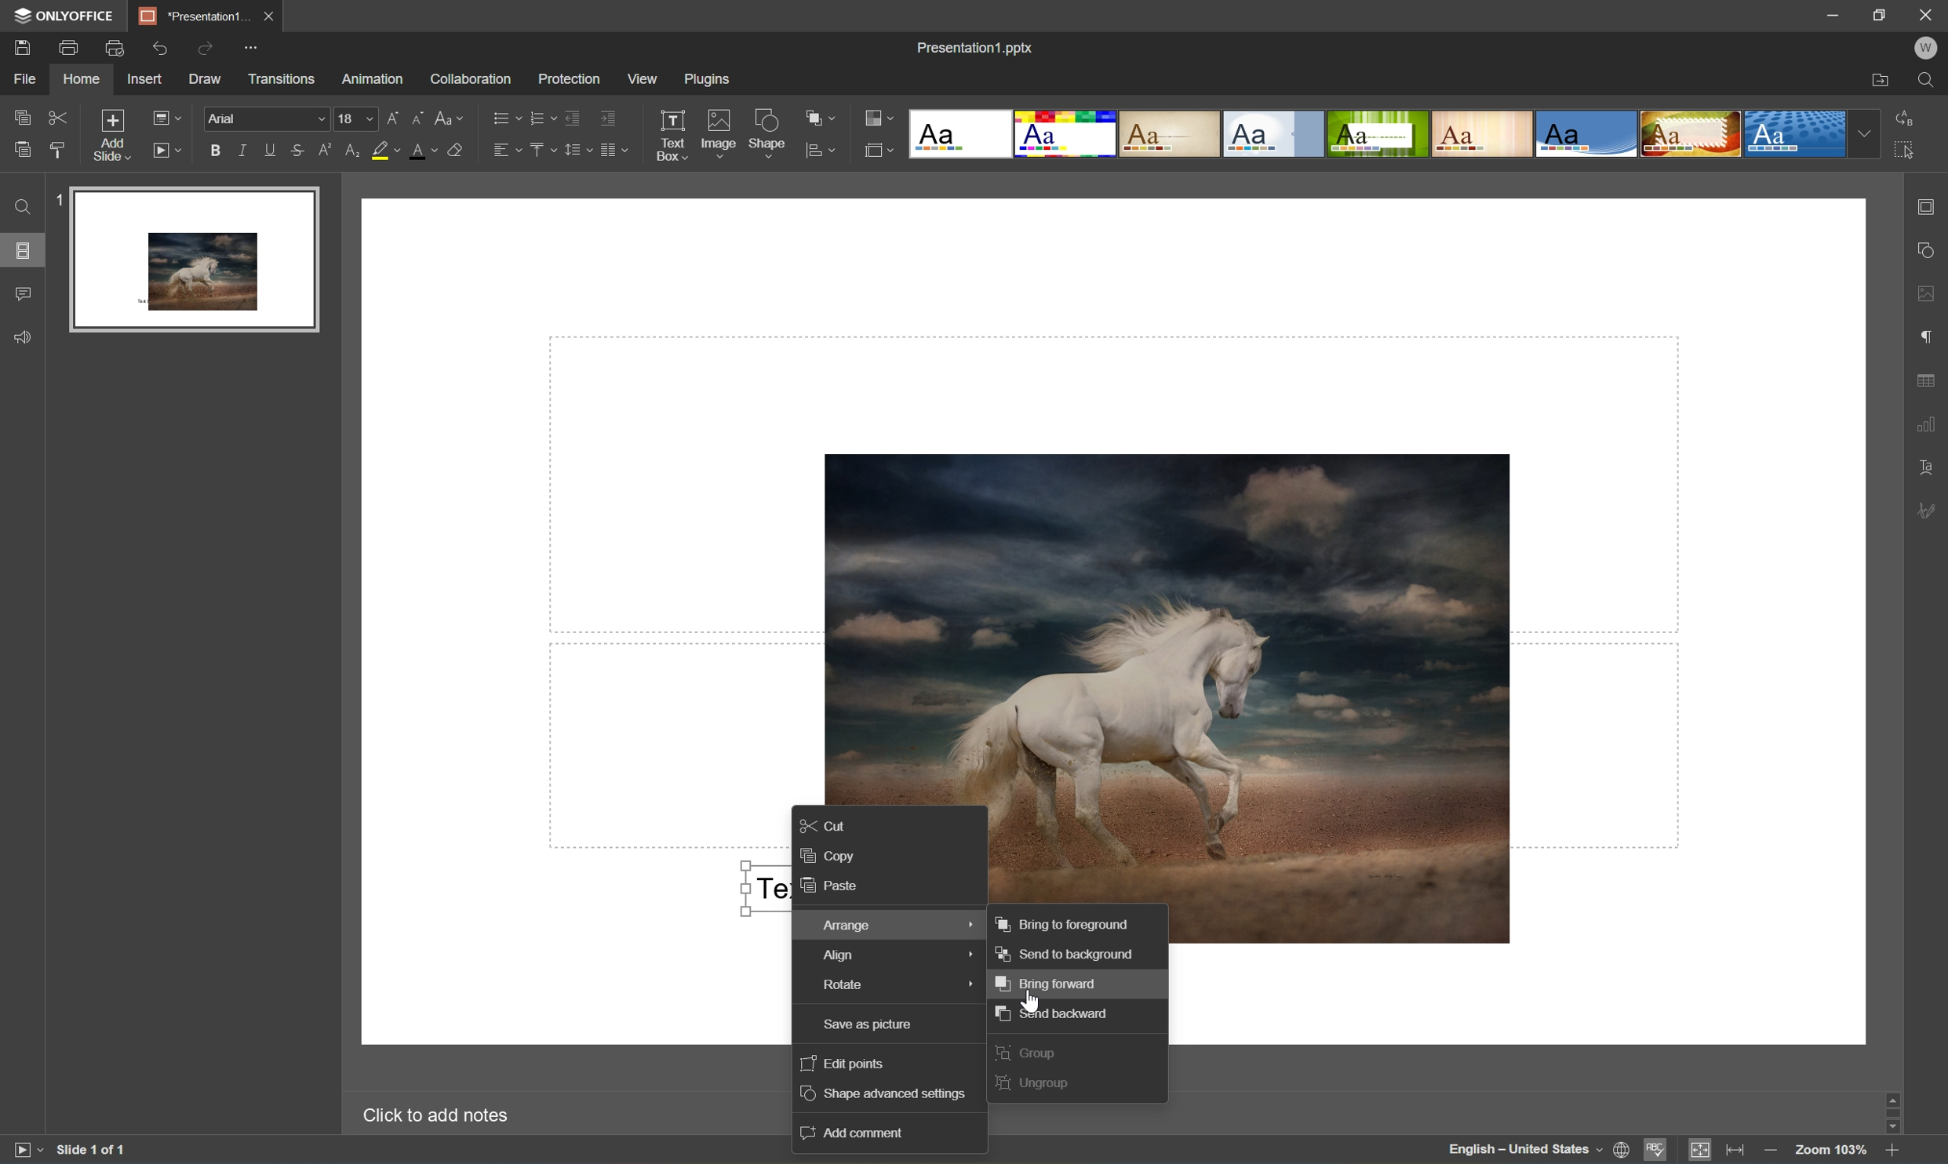 The width and height of the screenshot is (1948, 1164). Describe the element at coordinates (1925, 50) in the screenshot. I see `W` at that location.